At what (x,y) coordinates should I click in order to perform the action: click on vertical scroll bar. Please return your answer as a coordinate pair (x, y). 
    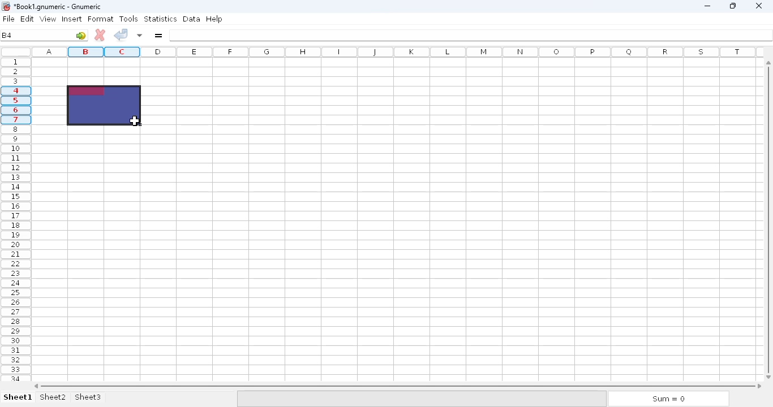
    Looking at the image, I should click on (768, 226).